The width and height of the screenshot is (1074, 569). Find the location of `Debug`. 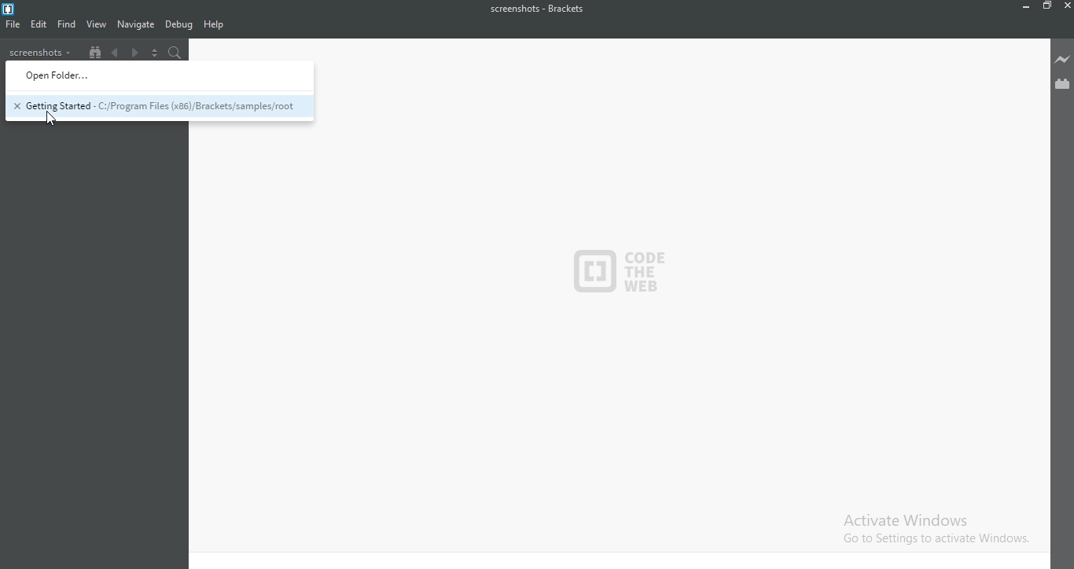

Debug is located at coordinates (179, 25).